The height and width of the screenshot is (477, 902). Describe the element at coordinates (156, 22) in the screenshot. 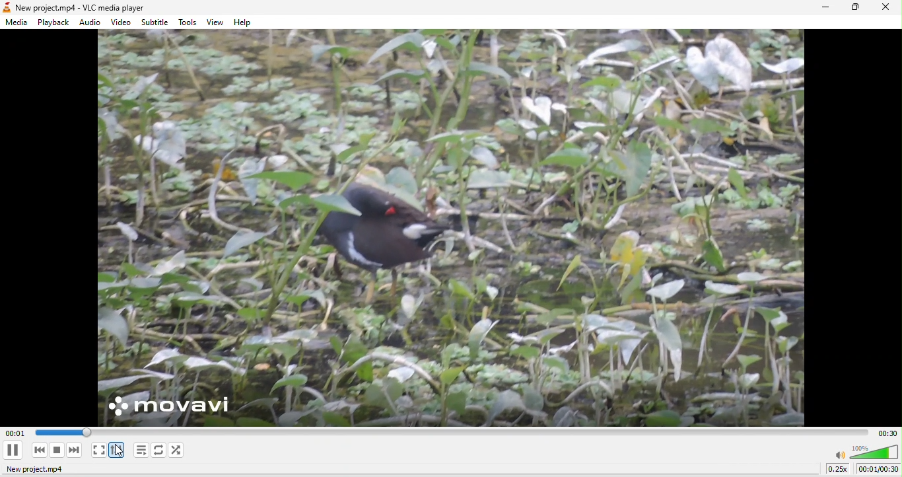

I see `subtitle` at that location.